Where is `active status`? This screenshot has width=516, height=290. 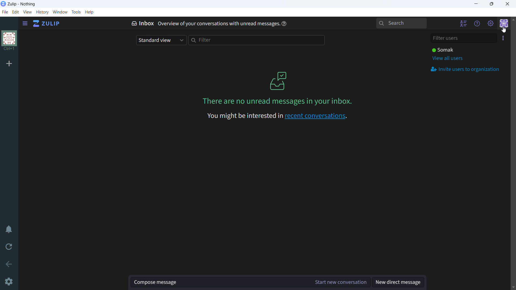
active status is located at coordinates (442, 49).